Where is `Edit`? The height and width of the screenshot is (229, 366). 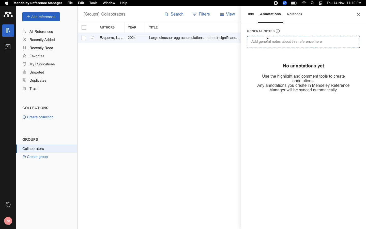 Edit is located at coordinates (82, 3).